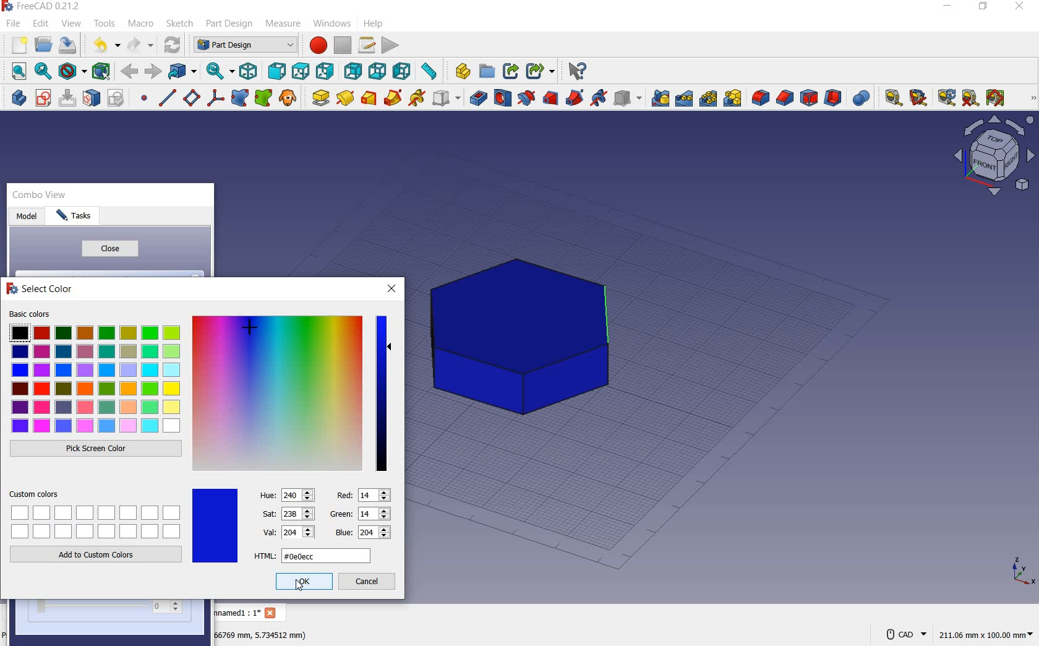 The image size is (1039, 646). Describe the element at coordinates (92, 98) in the screenshot. I see `map sketch to face` at that location.